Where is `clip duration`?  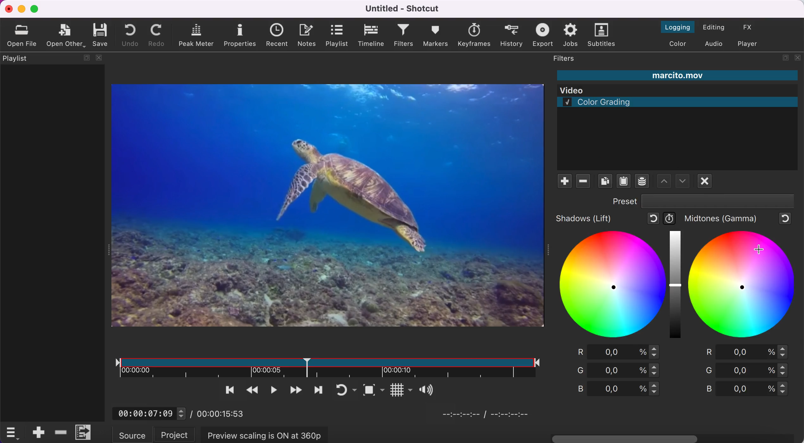 clip duration is located at coordinates (322, 366).